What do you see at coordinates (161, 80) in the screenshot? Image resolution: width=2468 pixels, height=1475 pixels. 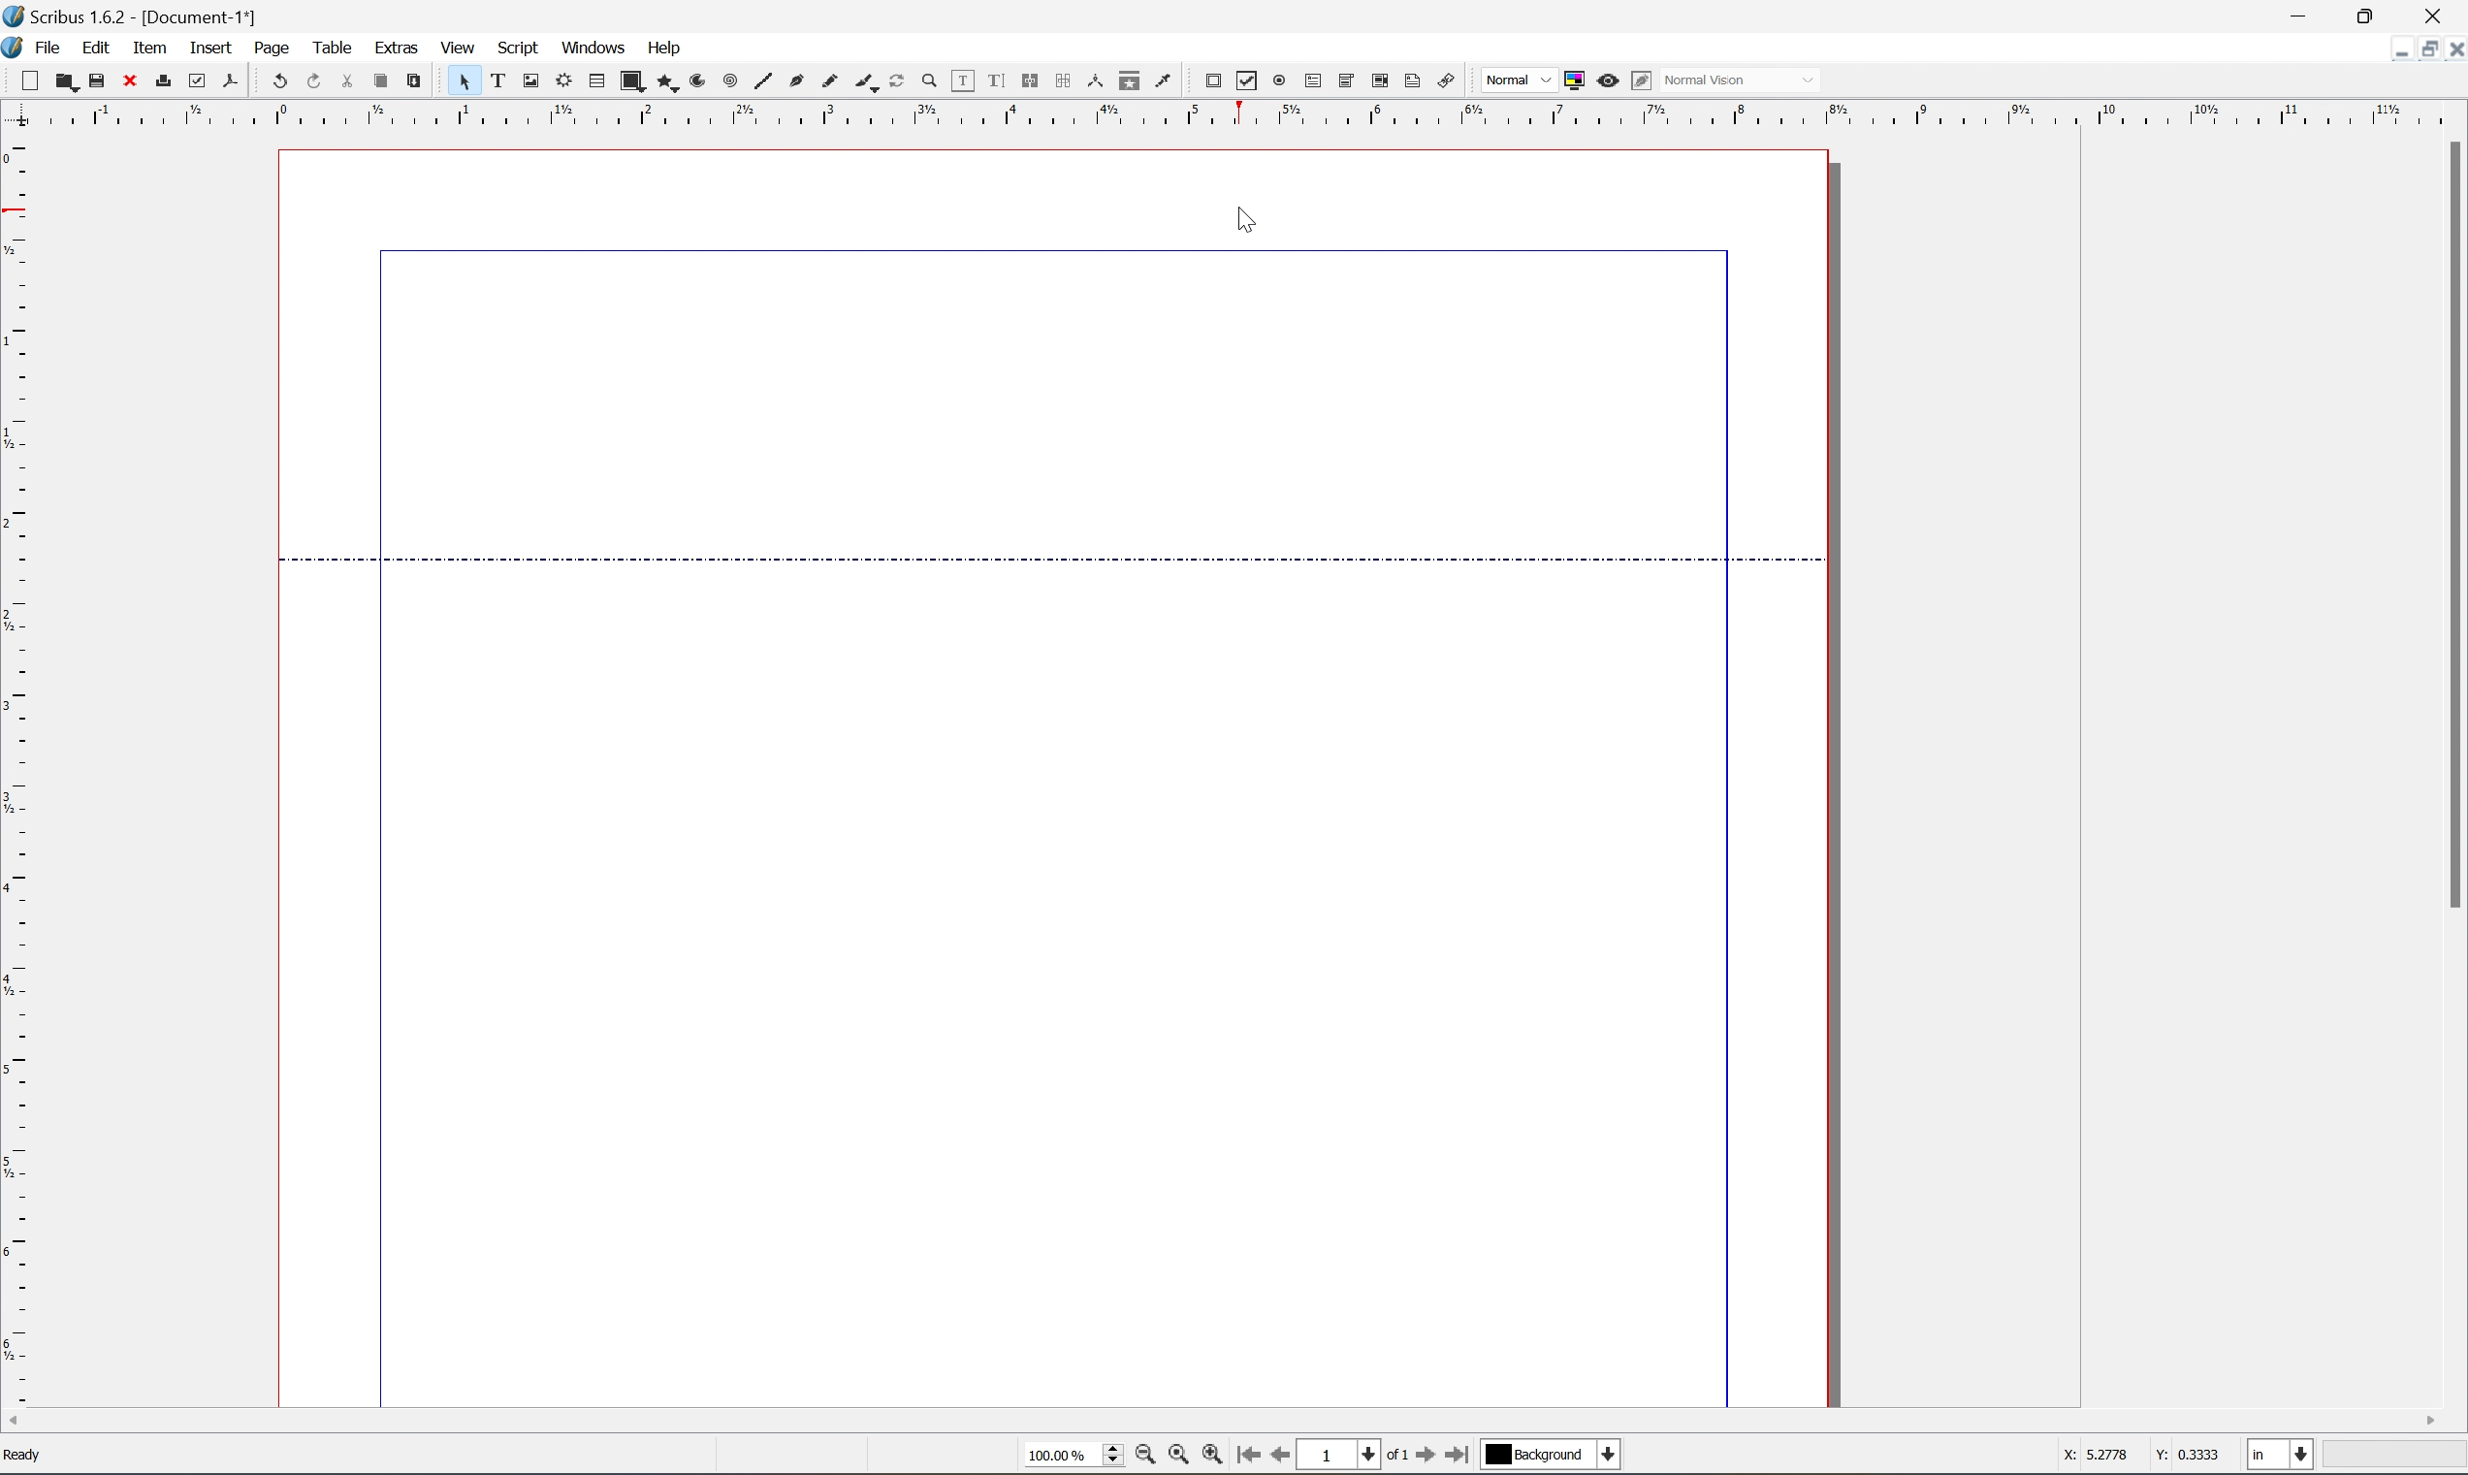 I see `print` at bounding box center [161, 80].